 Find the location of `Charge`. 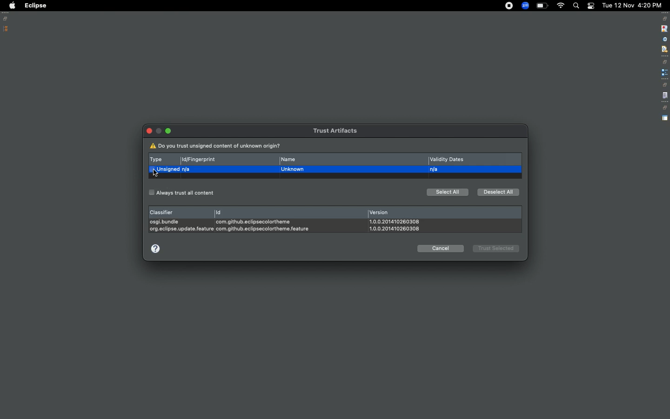

Charge is located at coordinates (542, 6).